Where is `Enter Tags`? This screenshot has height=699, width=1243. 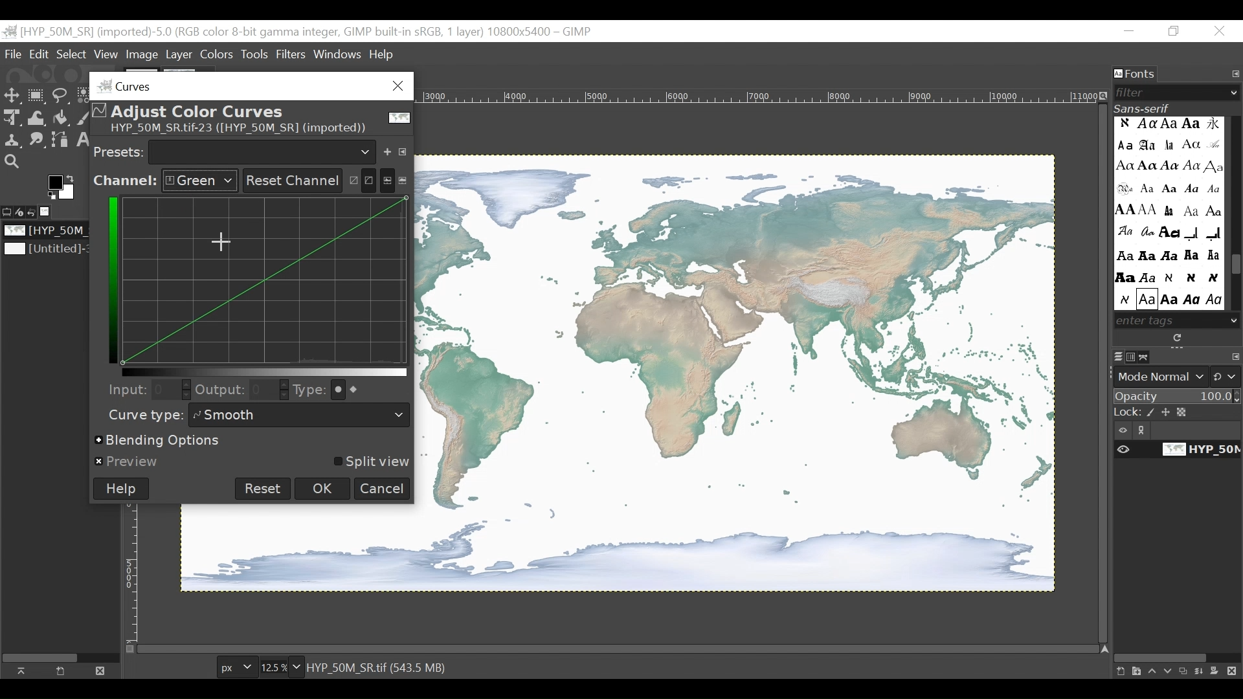
Enter Tags is located at coordinates (1168, 213).